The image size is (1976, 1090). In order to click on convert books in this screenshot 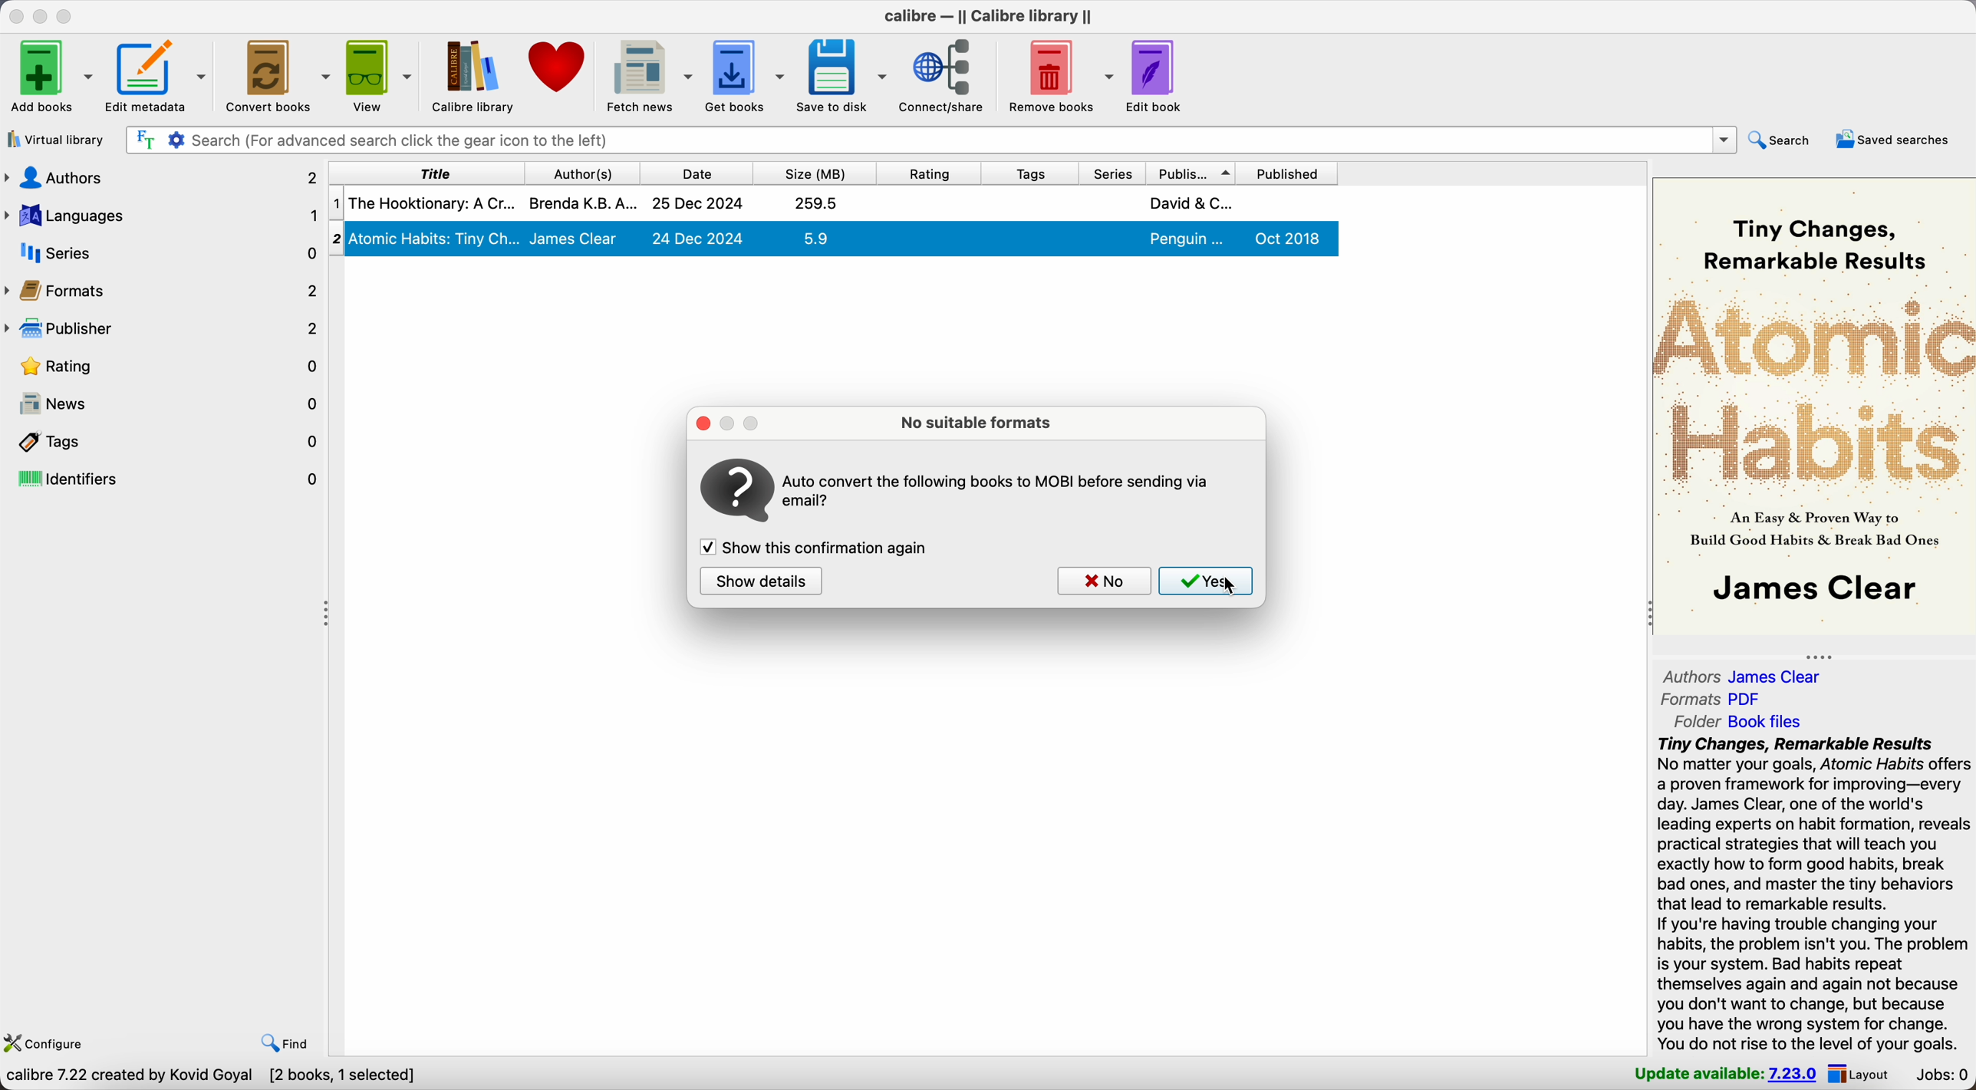, I will do `click(279, 77)`.